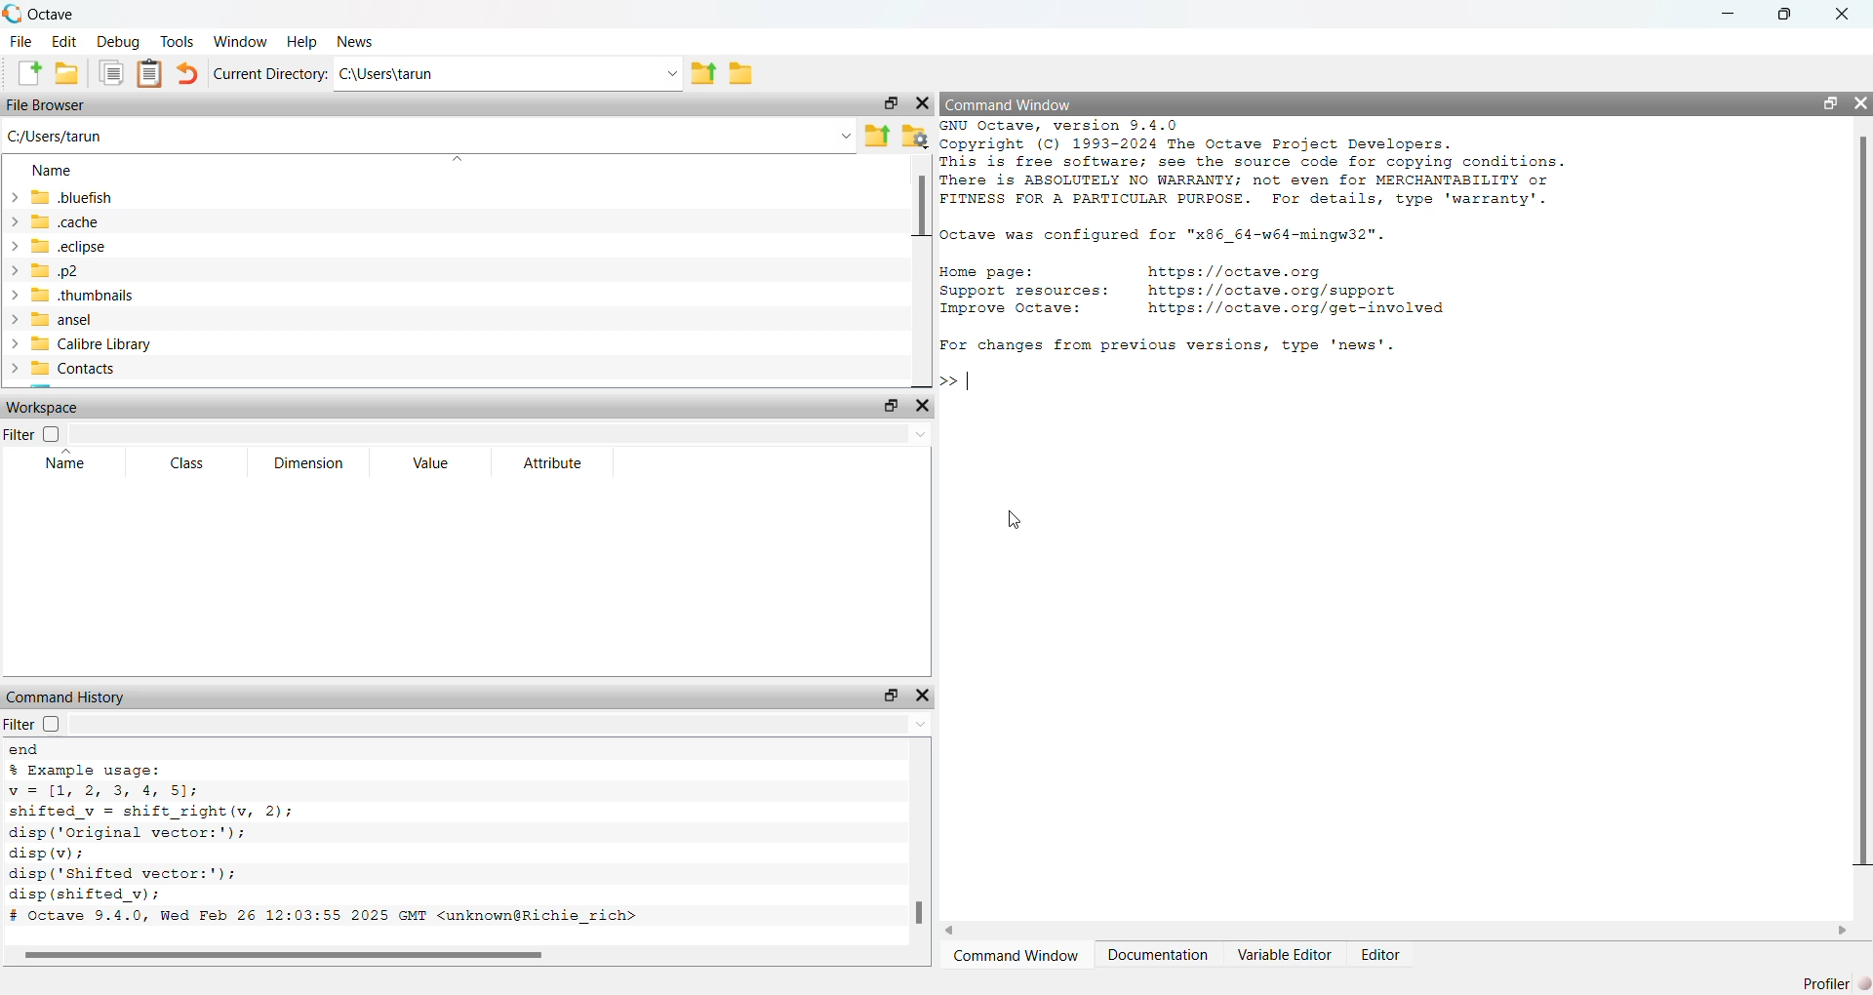  I want to click on contacts, so click(144, 371).